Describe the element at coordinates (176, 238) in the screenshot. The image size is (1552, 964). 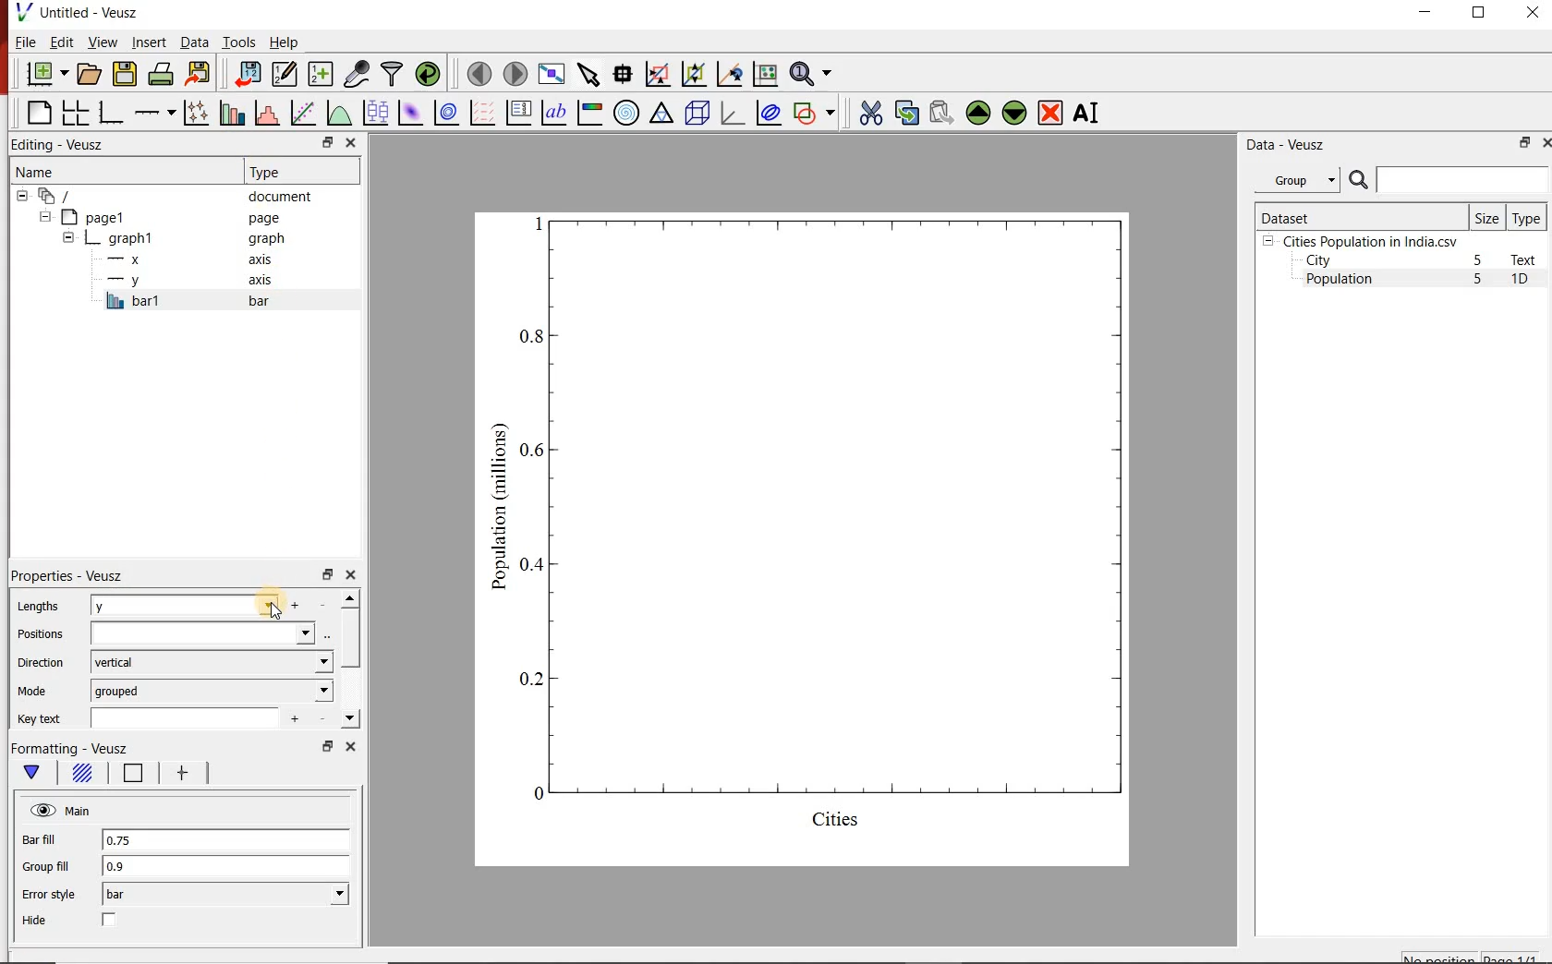
I see `graph1` at that location.